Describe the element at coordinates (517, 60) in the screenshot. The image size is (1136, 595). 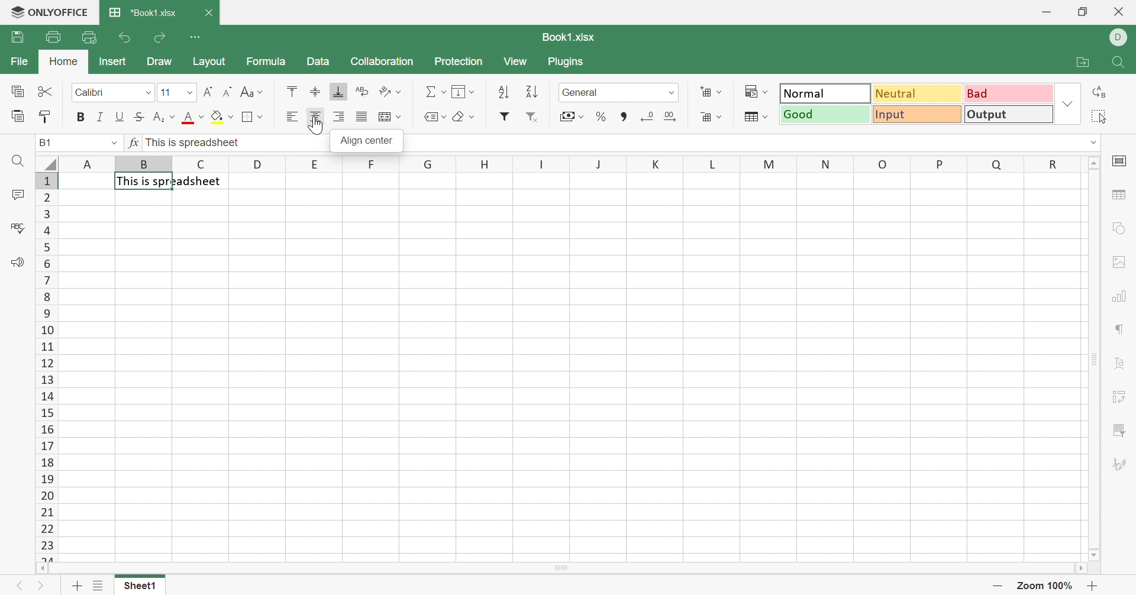
I see `View` at that location.